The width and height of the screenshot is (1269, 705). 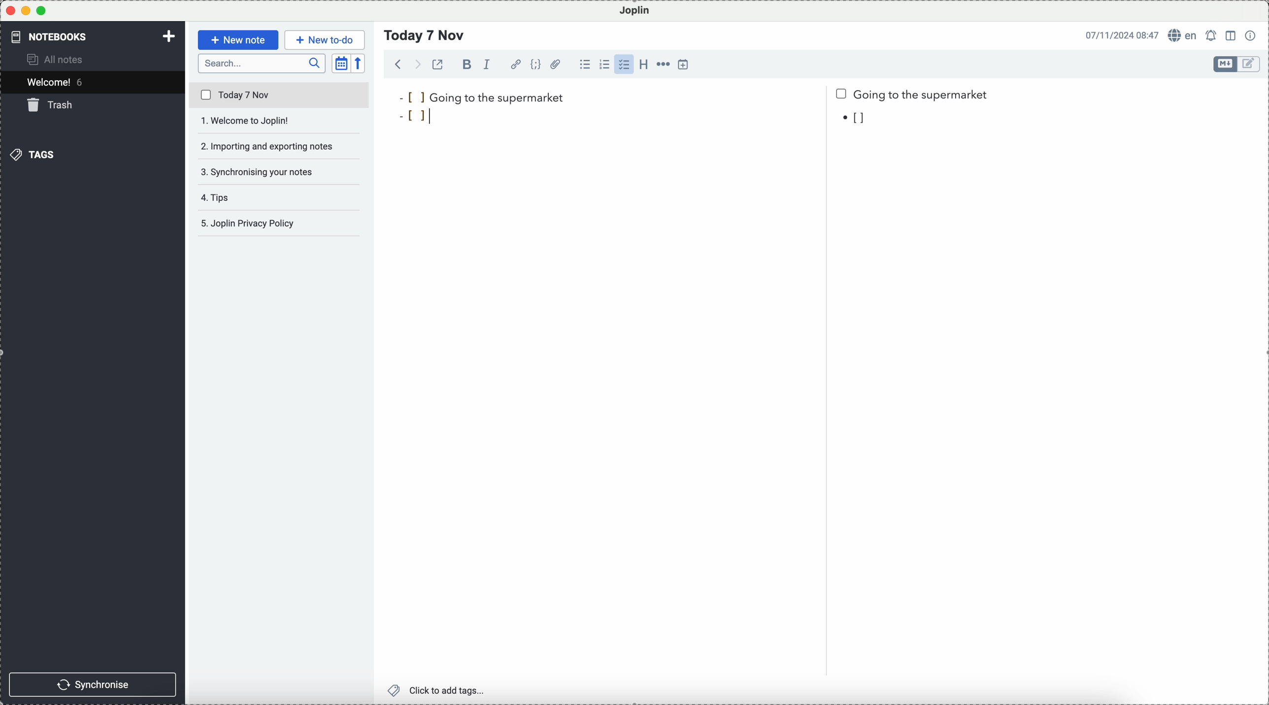 I want to click on all notes, so click(x=57, y=59).